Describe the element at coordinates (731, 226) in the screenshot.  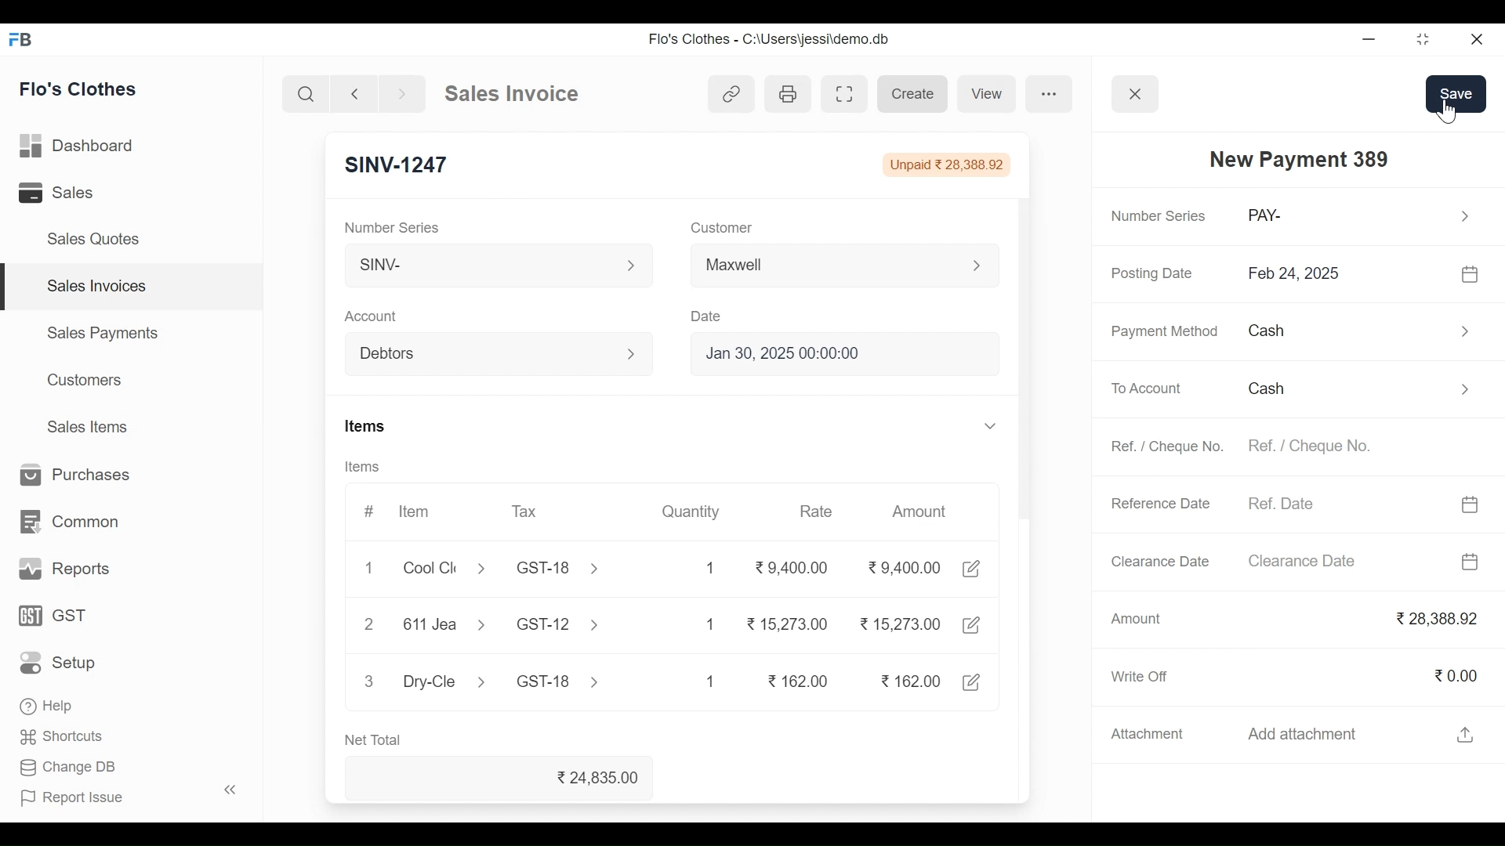
I see `Customer` at that location.